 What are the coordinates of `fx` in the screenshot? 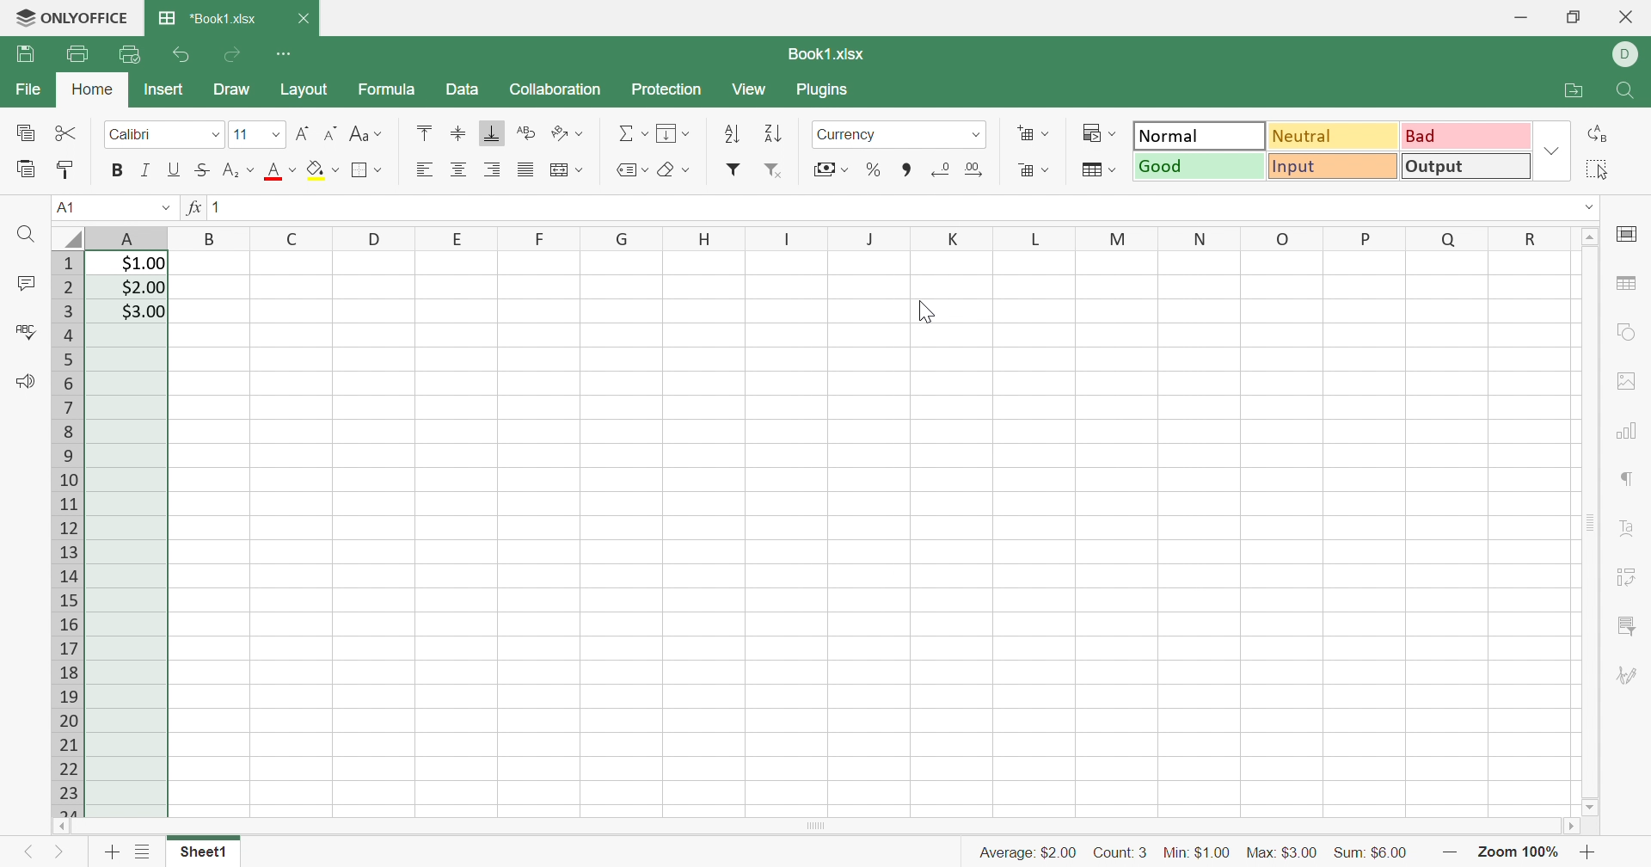 It's located at (192, 207).